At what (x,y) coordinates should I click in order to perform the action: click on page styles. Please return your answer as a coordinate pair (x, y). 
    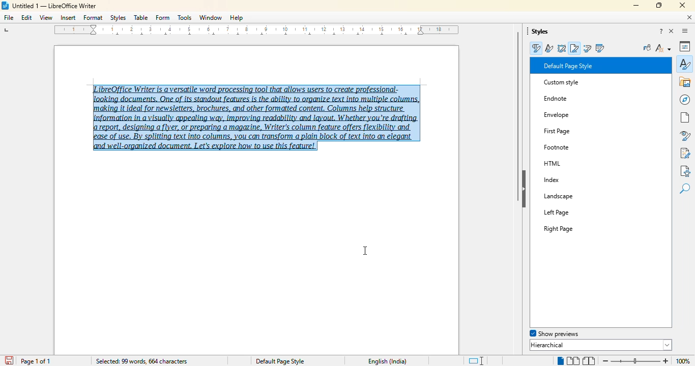
    Looking at the image, I should click on (575, 48).